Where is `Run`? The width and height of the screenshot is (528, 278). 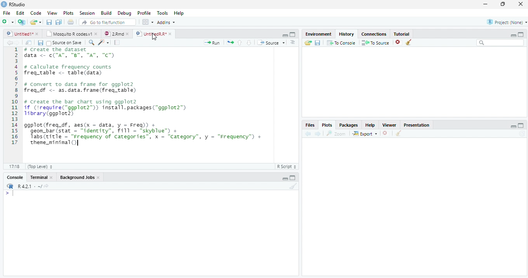
Run is located at coordinates (213, 43).